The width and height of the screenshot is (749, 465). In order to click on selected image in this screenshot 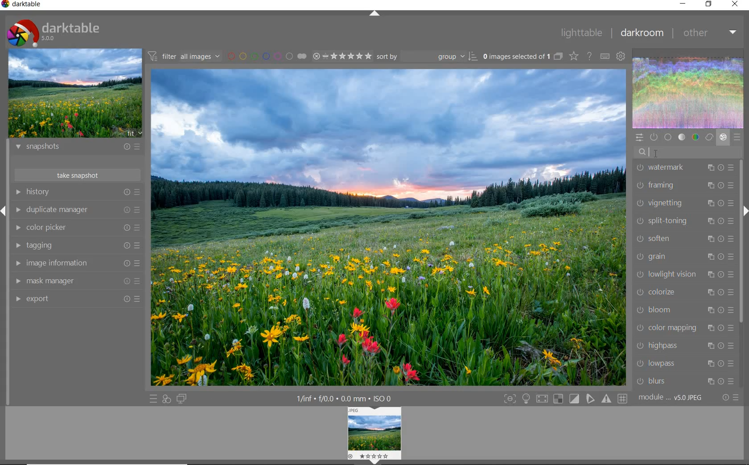, I will do `click(389, 228)`.